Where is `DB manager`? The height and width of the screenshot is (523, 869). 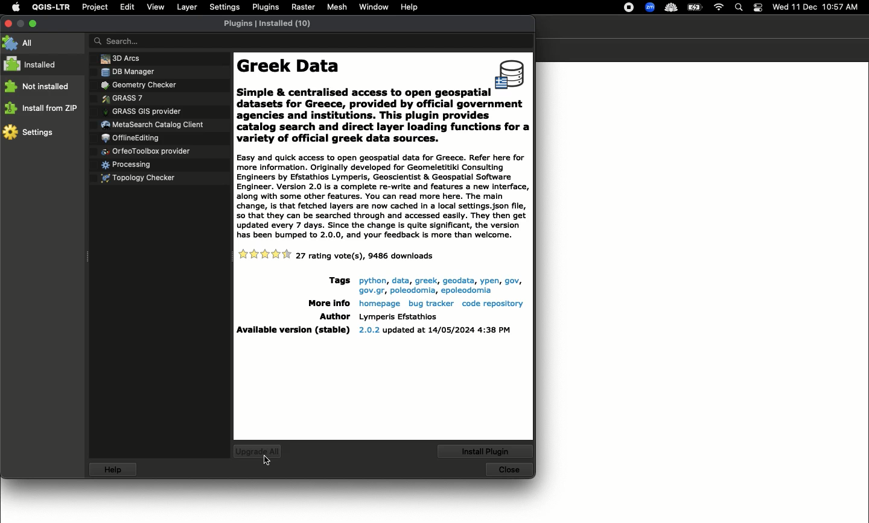 DB manager is located at coordinates (125, 72).